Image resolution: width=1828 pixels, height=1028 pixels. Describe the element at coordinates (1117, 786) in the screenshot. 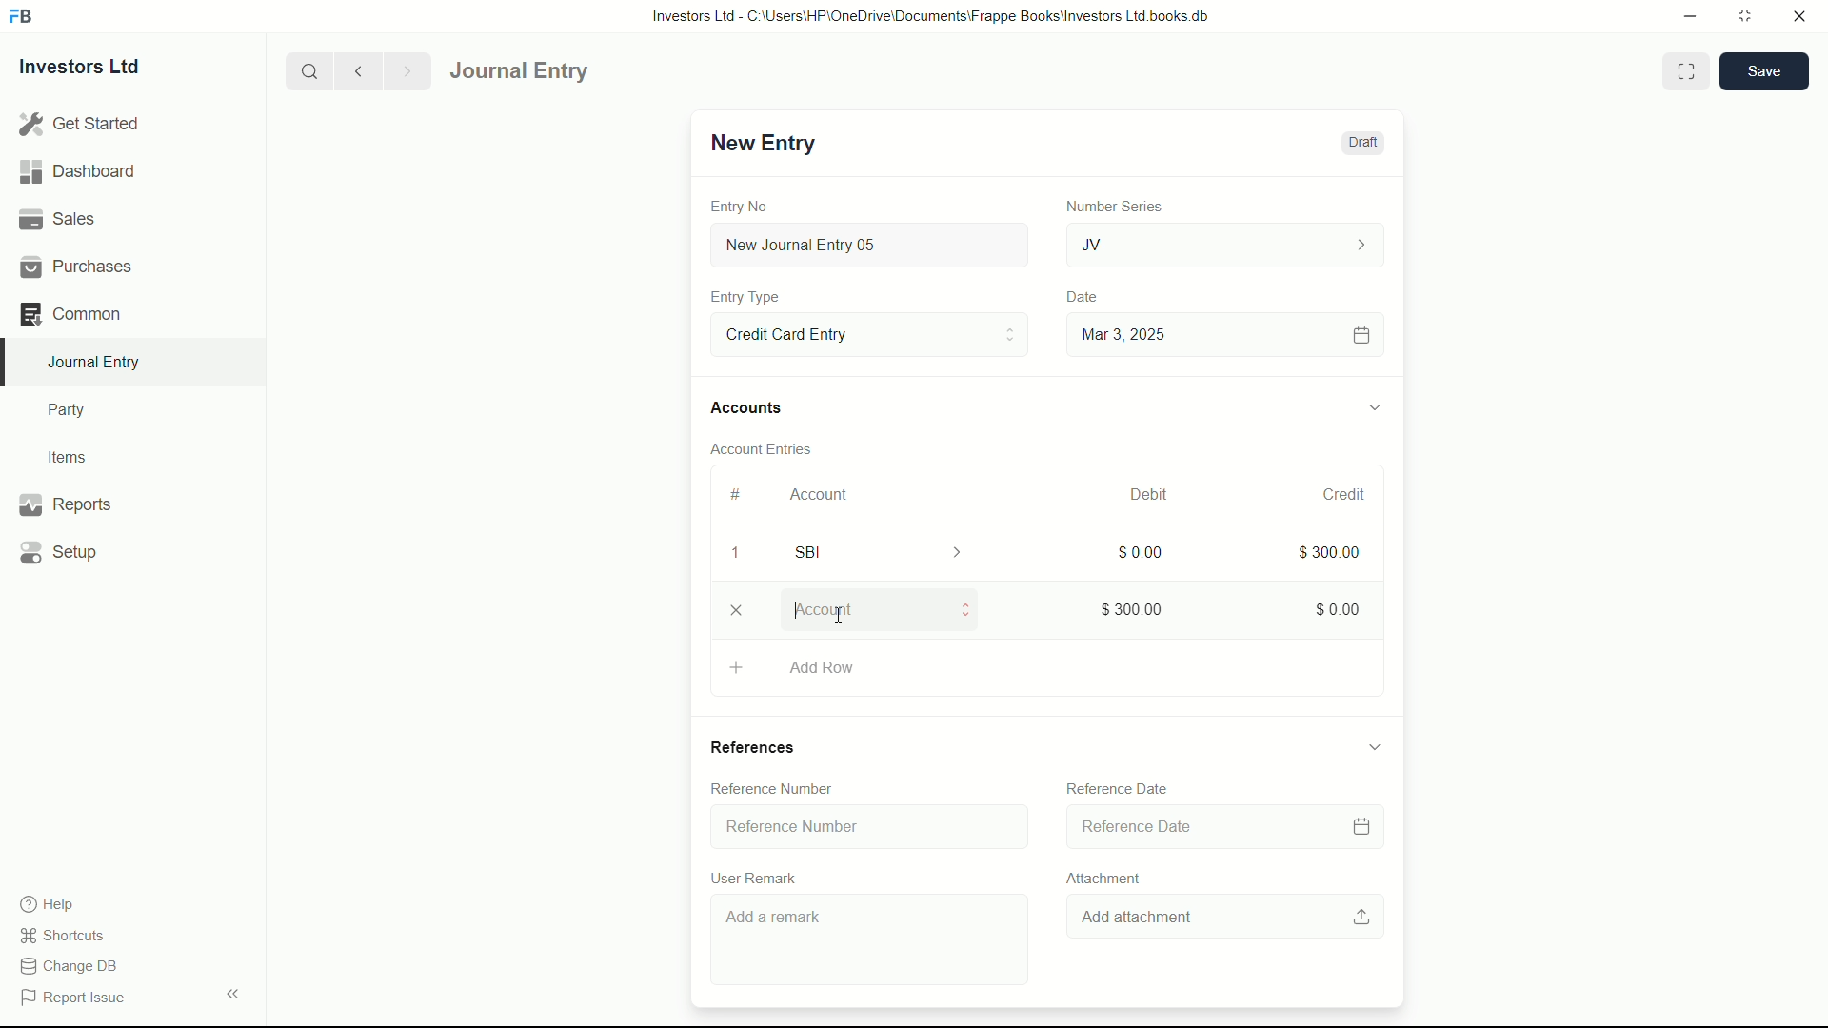

I see `Reference Date` at that location.